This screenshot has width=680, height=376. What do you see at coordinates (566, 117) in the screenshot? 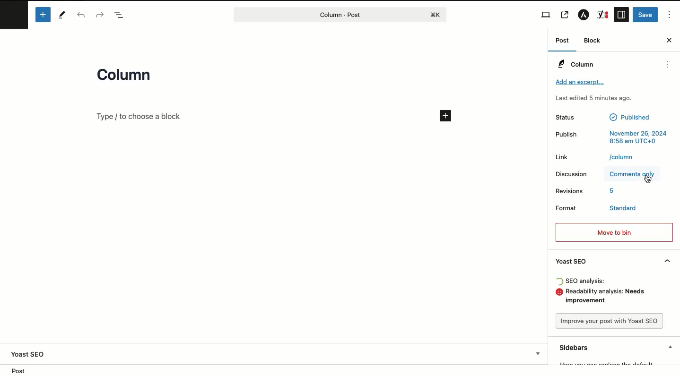
I see `Status` at bounding box center [566, 117].